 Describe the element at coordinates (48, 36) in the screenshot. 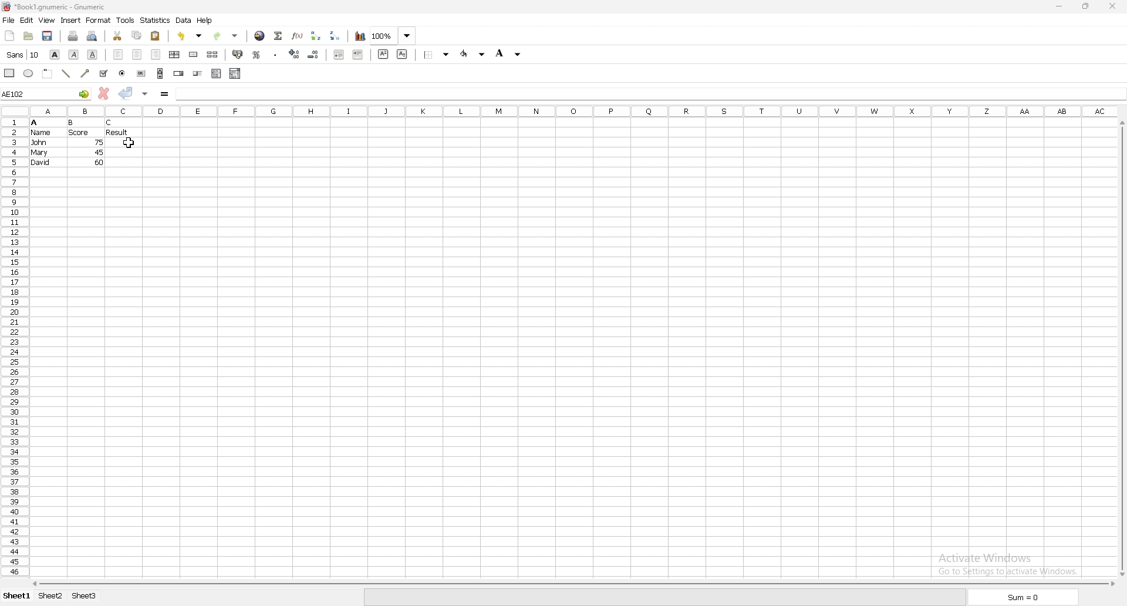

I see `save` at that location.